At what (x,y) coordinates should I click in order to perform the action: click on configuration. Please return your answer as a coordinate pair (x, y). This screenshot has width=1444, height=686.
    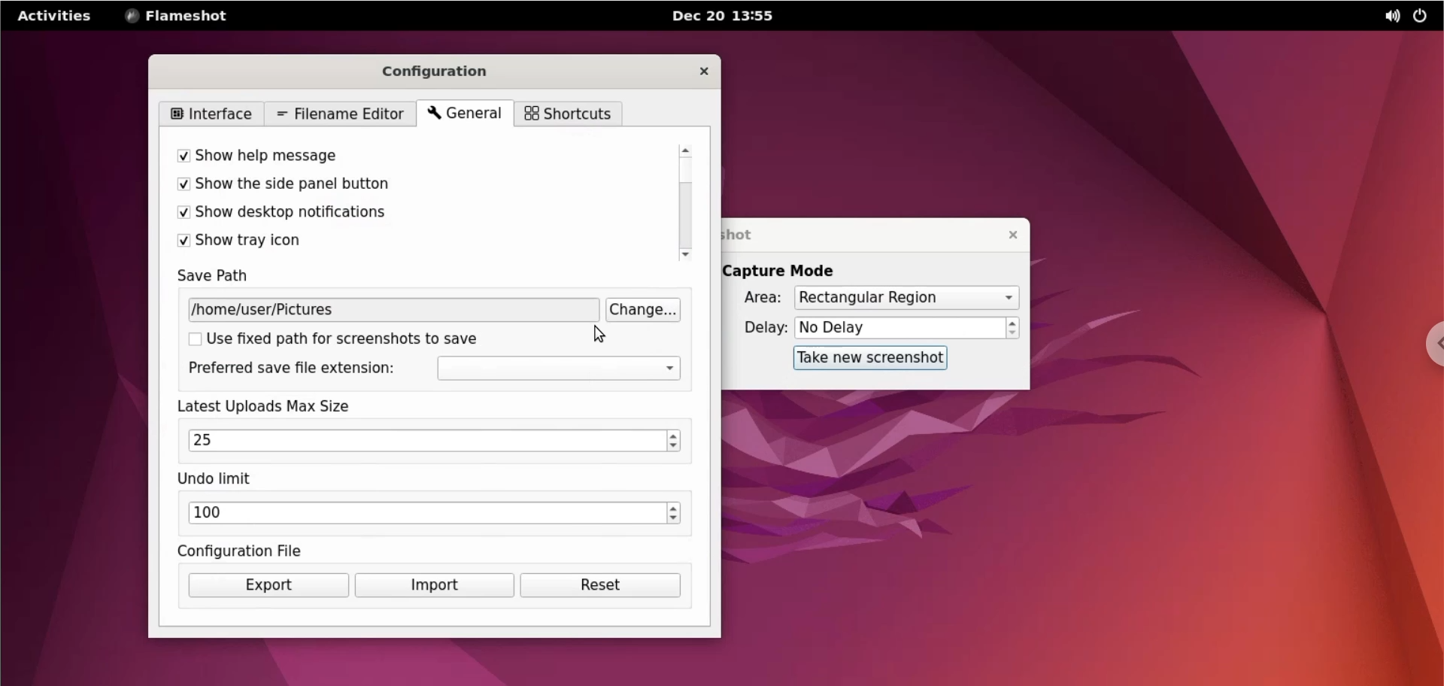
    Looking at the image, I should click on (450, 68).